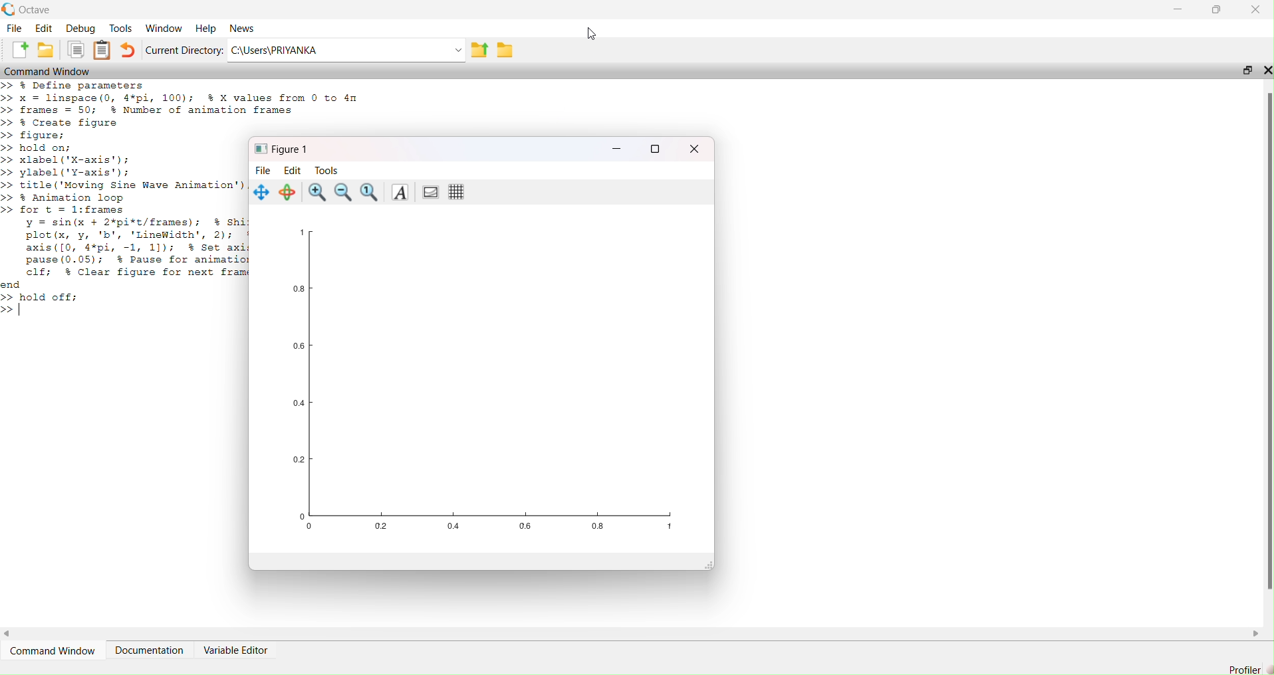 Image resolution: width=1274 pixels, height=675 pixels. What do you see at coordinates (264, 193) in the screenshot?
I see `navigate` at bounding box center [264, 193].